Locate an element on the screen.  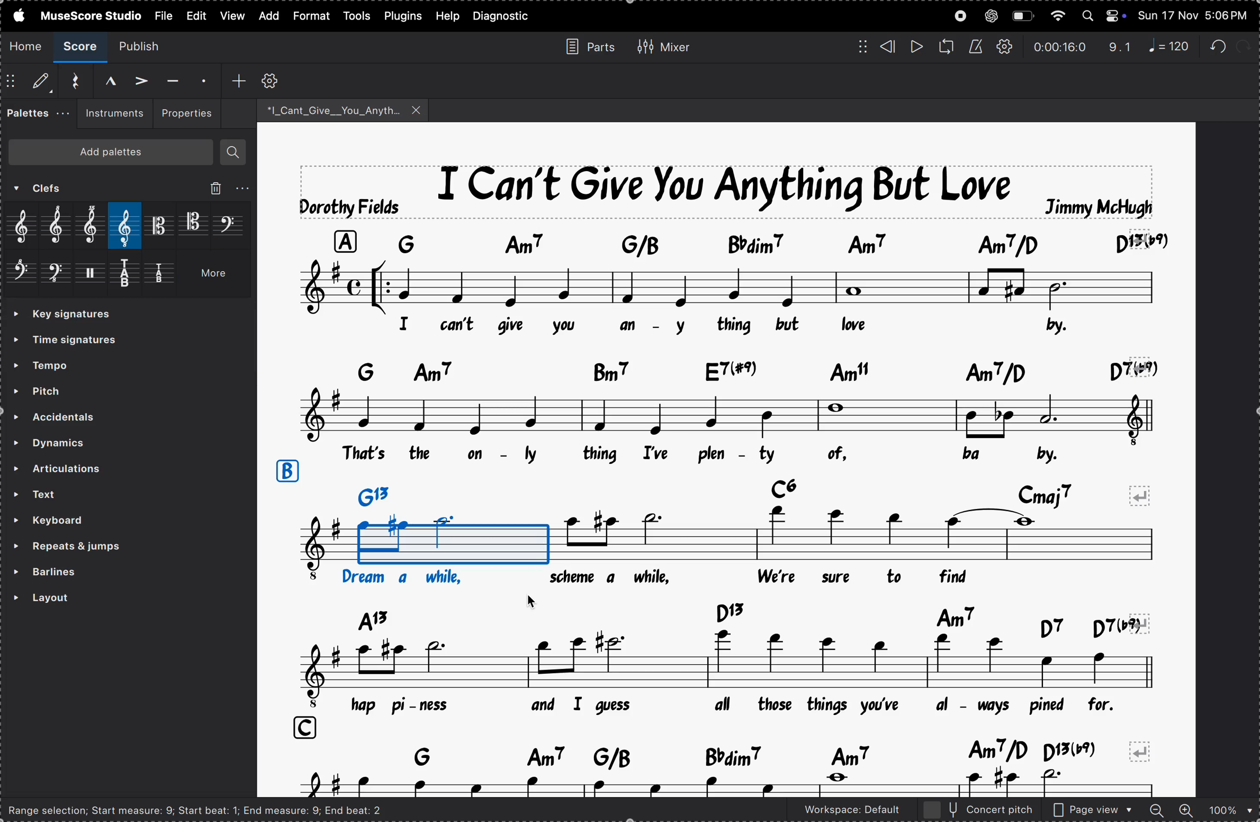
play is located at coordinates (915, 47).